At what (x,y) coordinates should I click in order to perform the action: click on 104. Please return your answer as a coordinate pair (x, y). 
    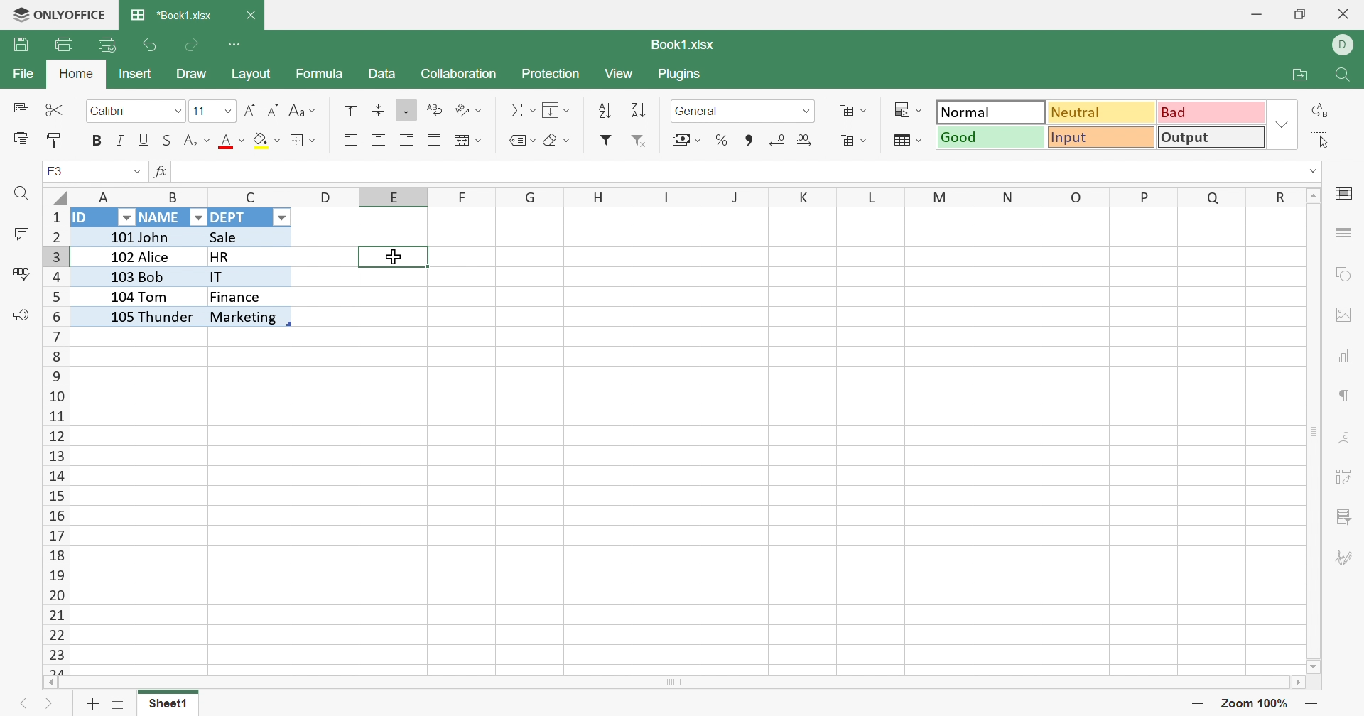
    Looking at the image, I should click on (103, 295).